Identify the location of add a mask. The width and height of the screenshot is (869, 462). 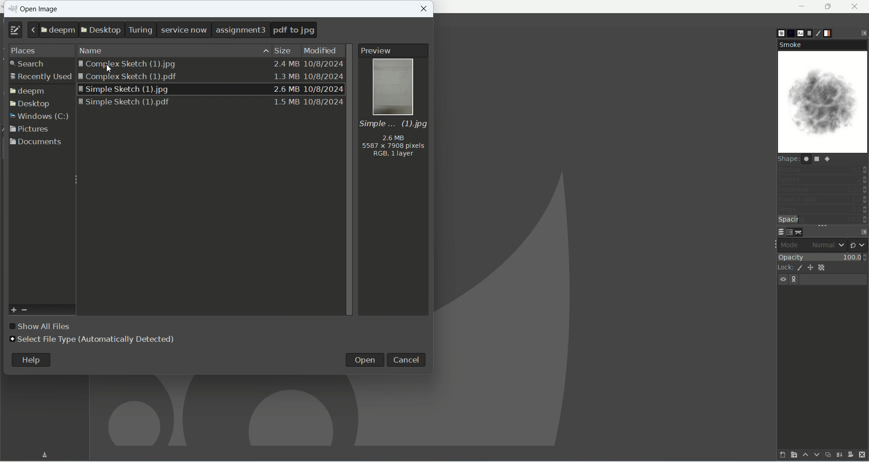
(850, 454).